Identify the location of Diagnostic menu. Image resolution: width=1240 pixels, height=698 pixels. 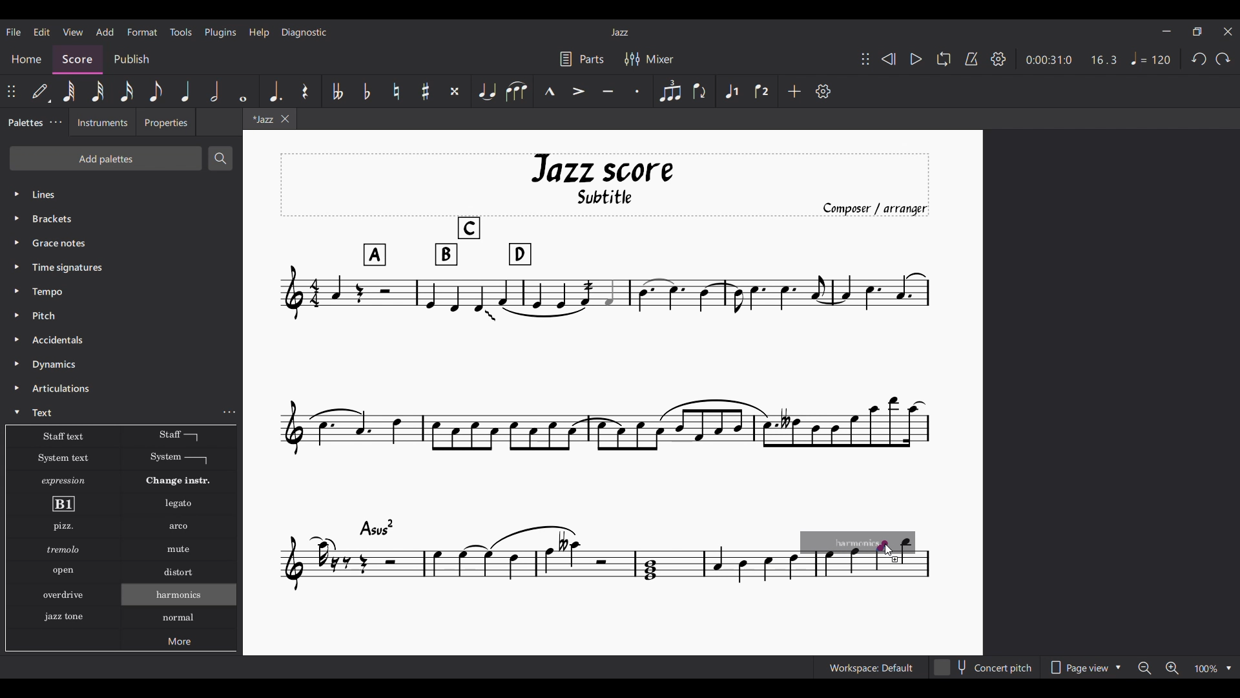
(304, 33).